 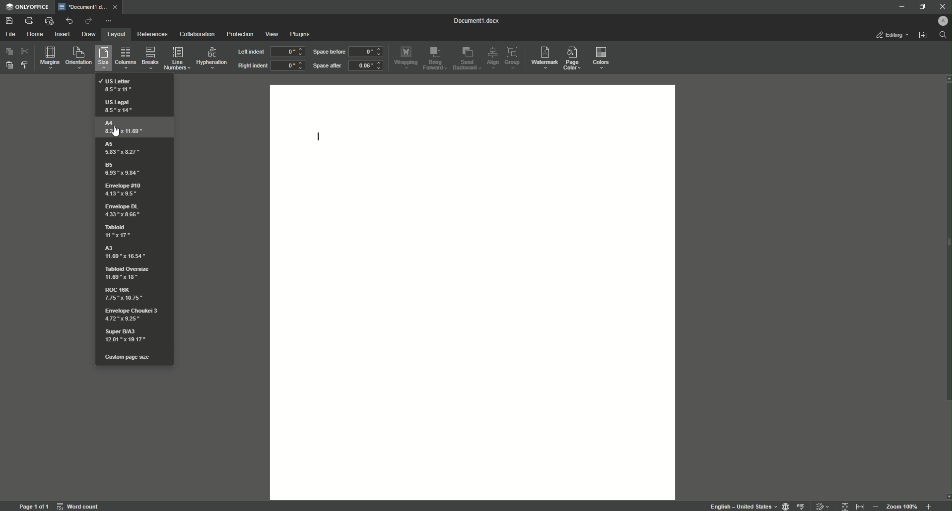 What do you see at coordinates (124, 210) in the screenshot?
I see `Envelope DL` at bounding box center [124, 210].